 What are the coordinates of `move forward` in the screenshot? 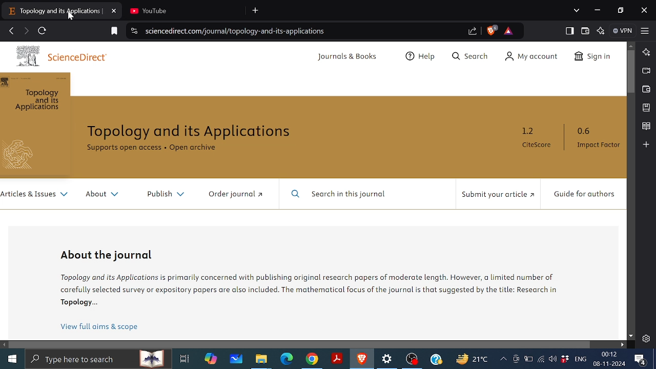 It's located at (26, 31).